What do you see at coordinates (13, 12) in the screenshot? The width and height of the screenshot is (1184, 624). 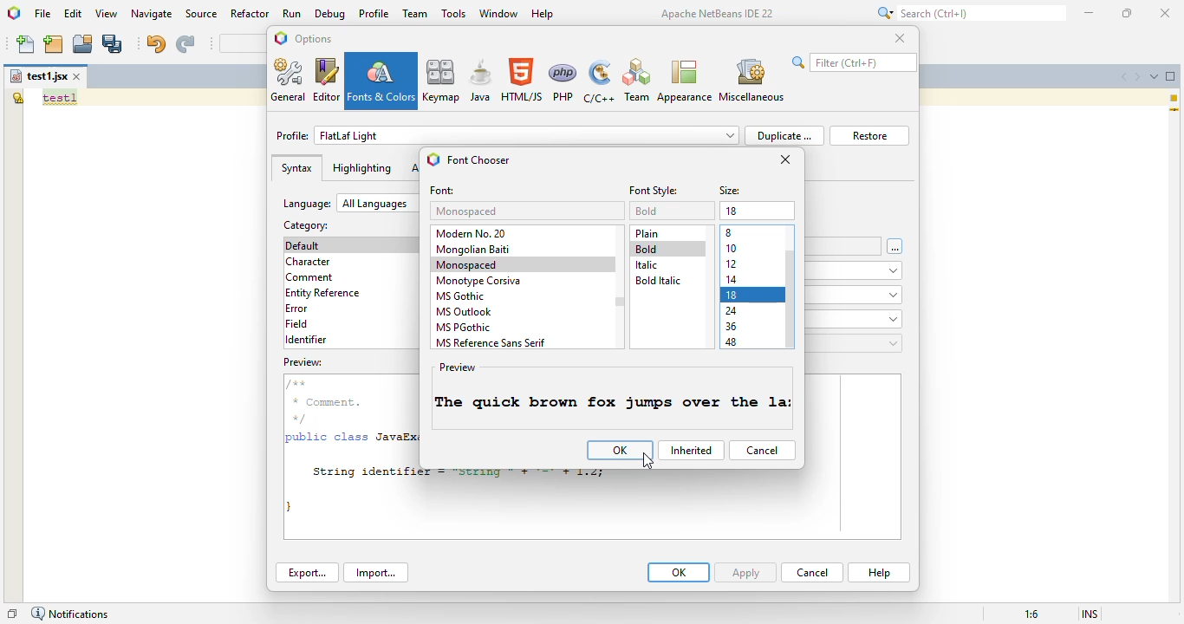 I see `logo` at bounding box center [13, 12].